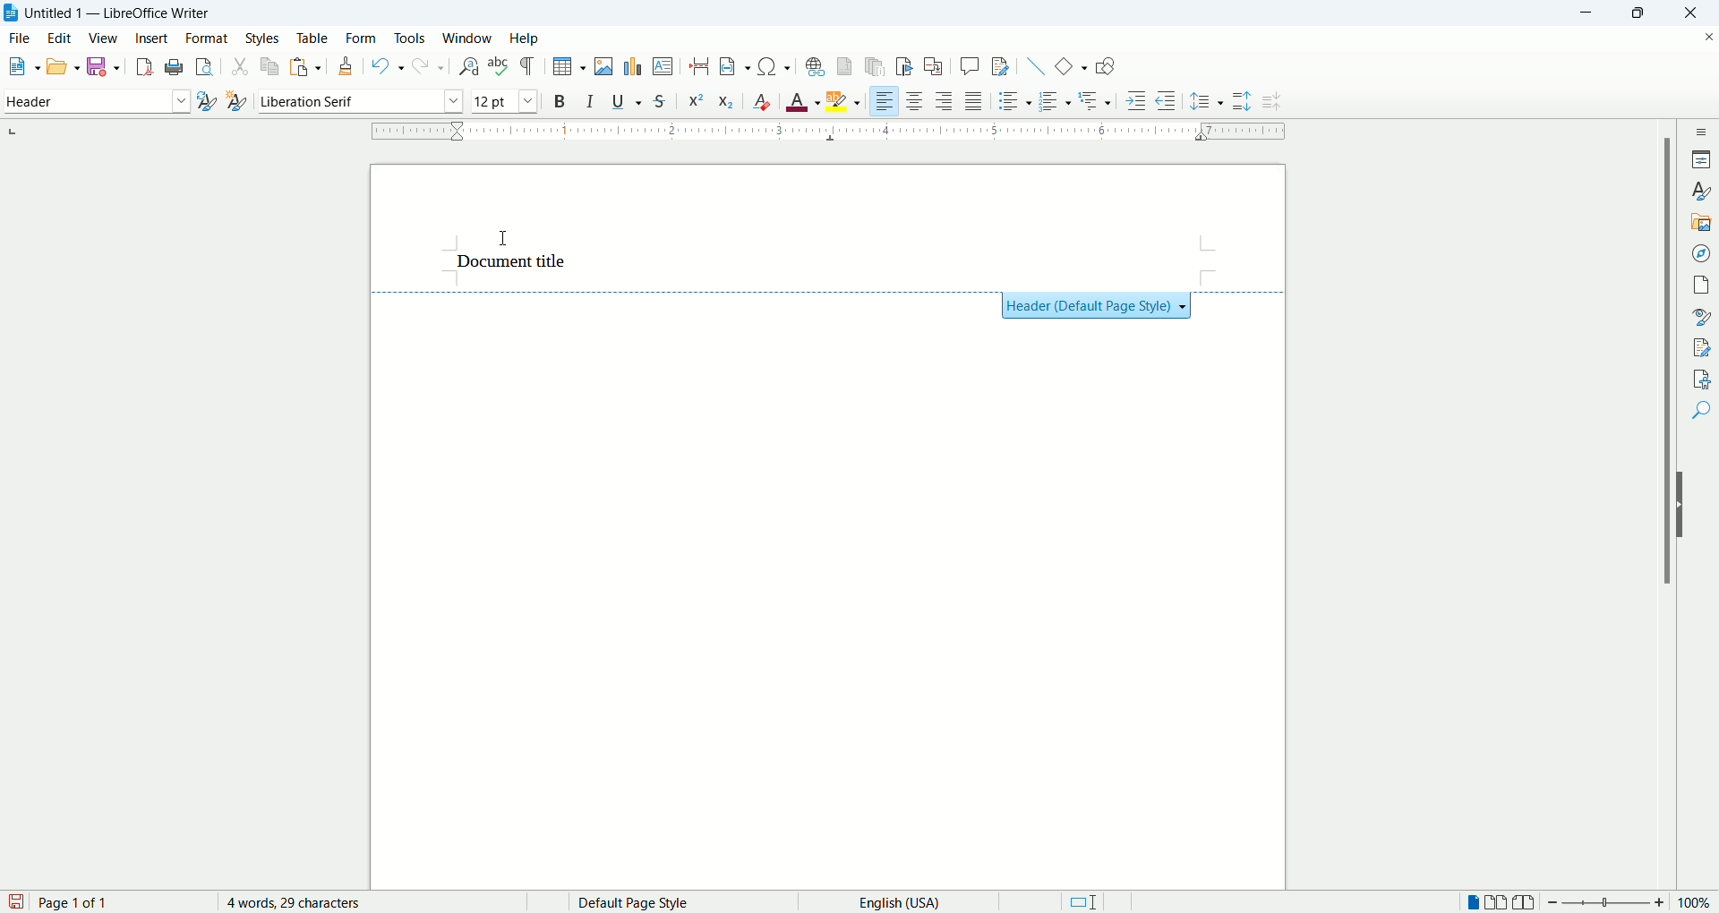 This screenshot has width=1719, height=913. I want to click on insert line, so click(1037, 65).